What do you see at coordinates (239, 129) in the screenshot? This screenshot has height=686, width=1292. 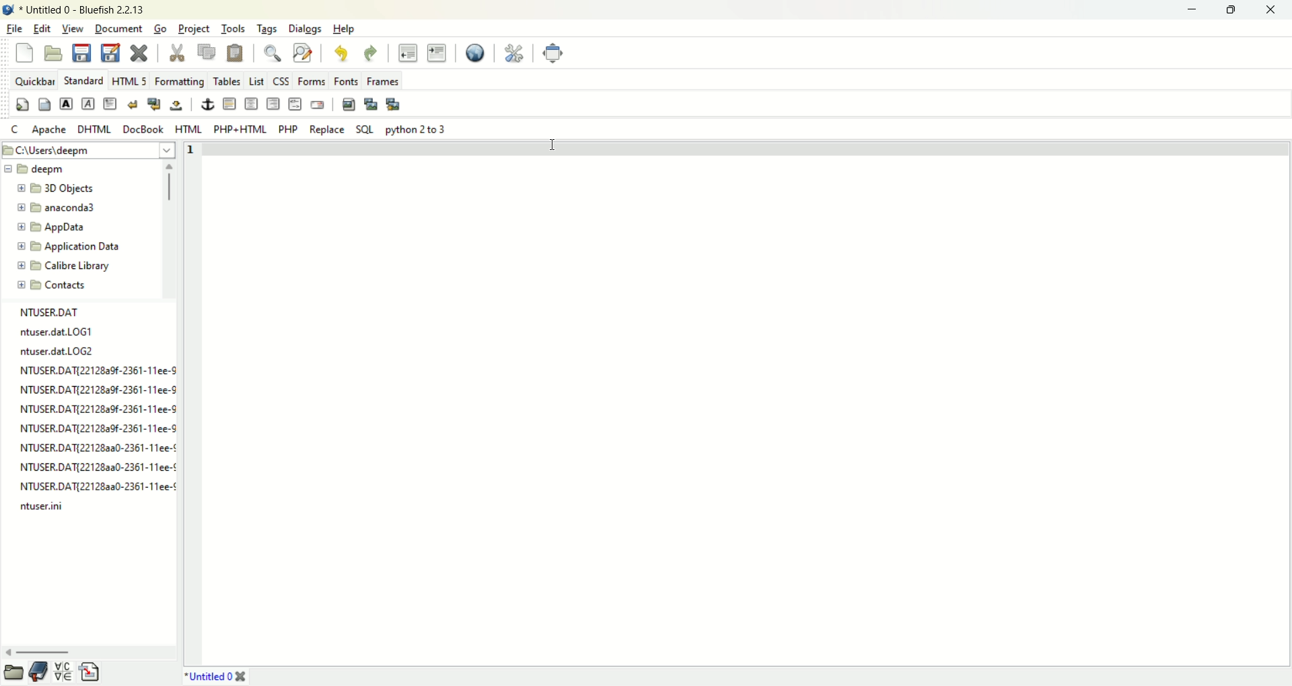 I see `PHP+HTML` at bounding box center [239, 129].